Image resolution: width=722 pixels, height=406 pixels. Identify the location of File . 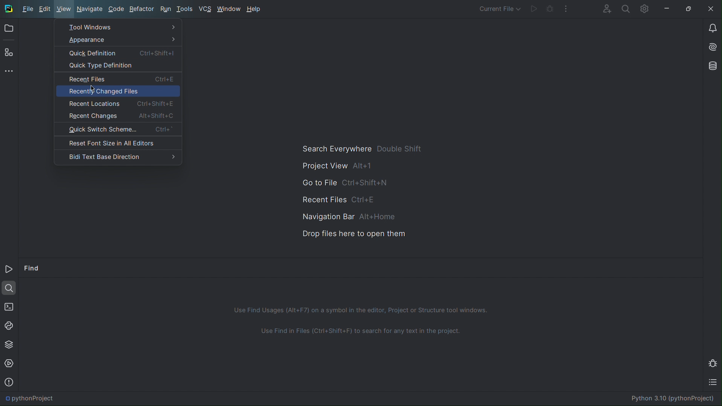
(27, 9).